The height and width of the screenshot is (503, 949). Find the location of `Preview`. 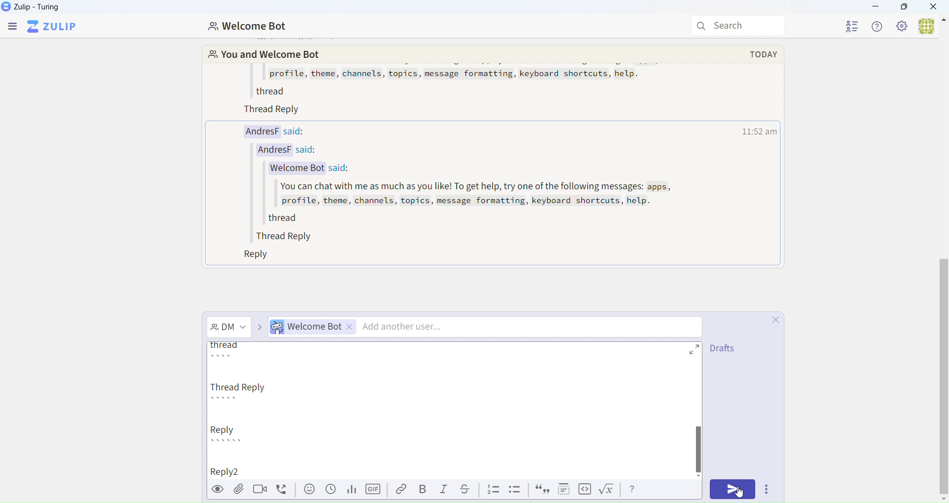

Preview is located at coordinates (218, 489).